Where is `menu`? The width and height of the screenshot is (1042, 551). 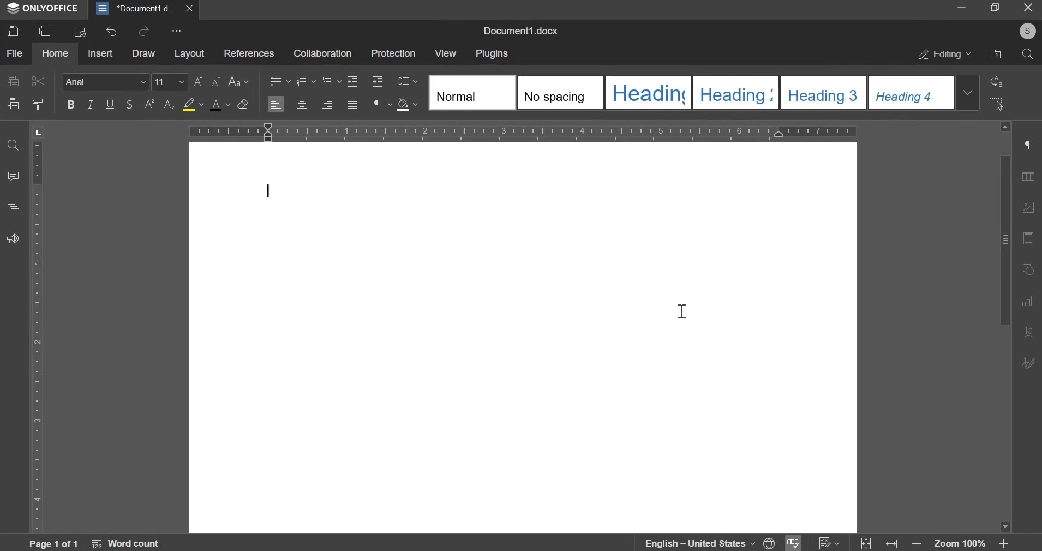
menu is located at coordinates (15, 207).